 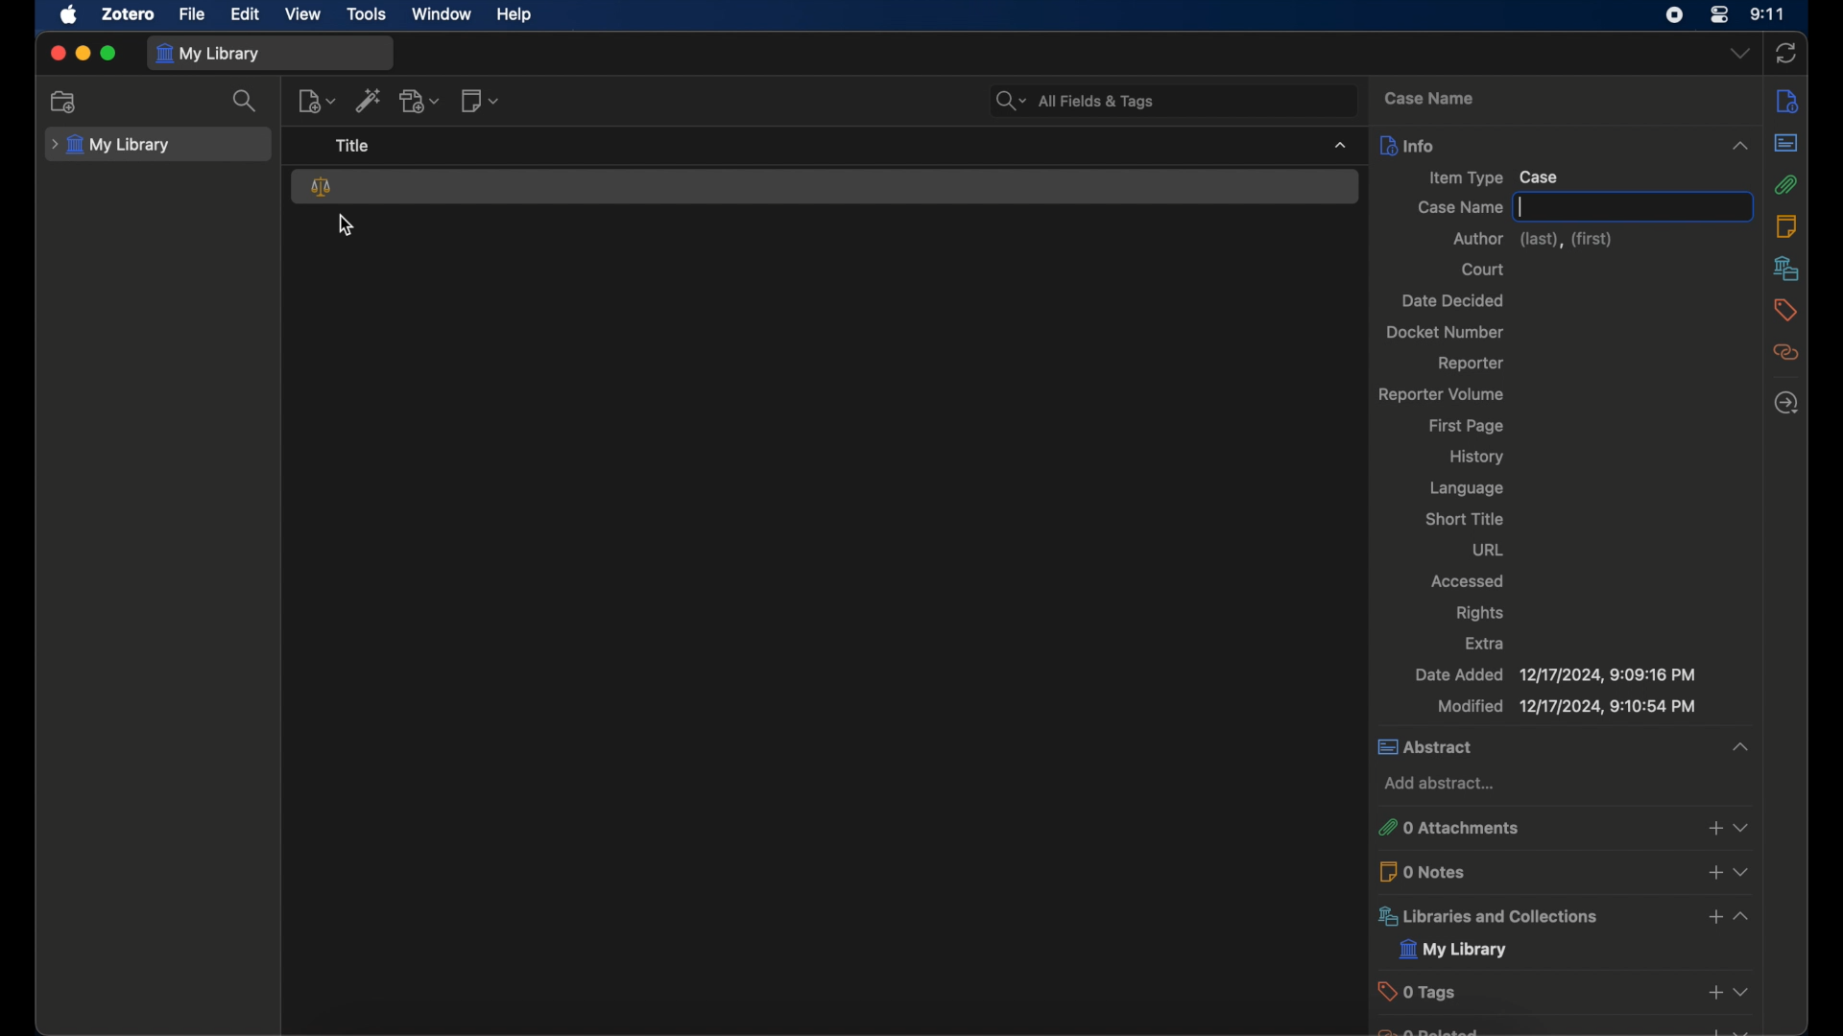 What do you see at coordinates (367, 14) in the screenshot?
I see `tools` at bounding box center [367, 14].